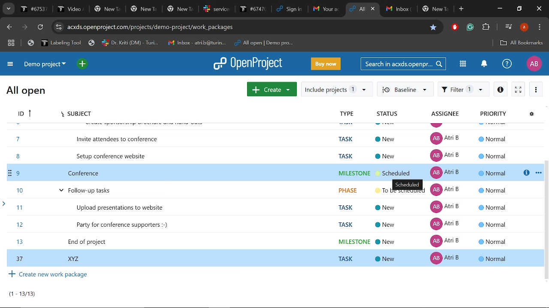  What do you see at coordinates (501, 89) in the screenshot?
I see `Open details view` at bounding box center [501, 89].